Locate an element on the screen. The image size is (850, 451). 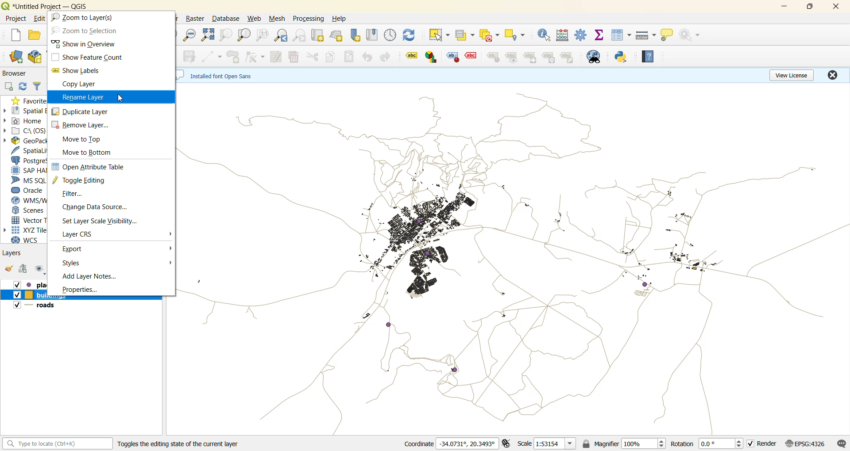
maximize is located at coordinates (809, 8).